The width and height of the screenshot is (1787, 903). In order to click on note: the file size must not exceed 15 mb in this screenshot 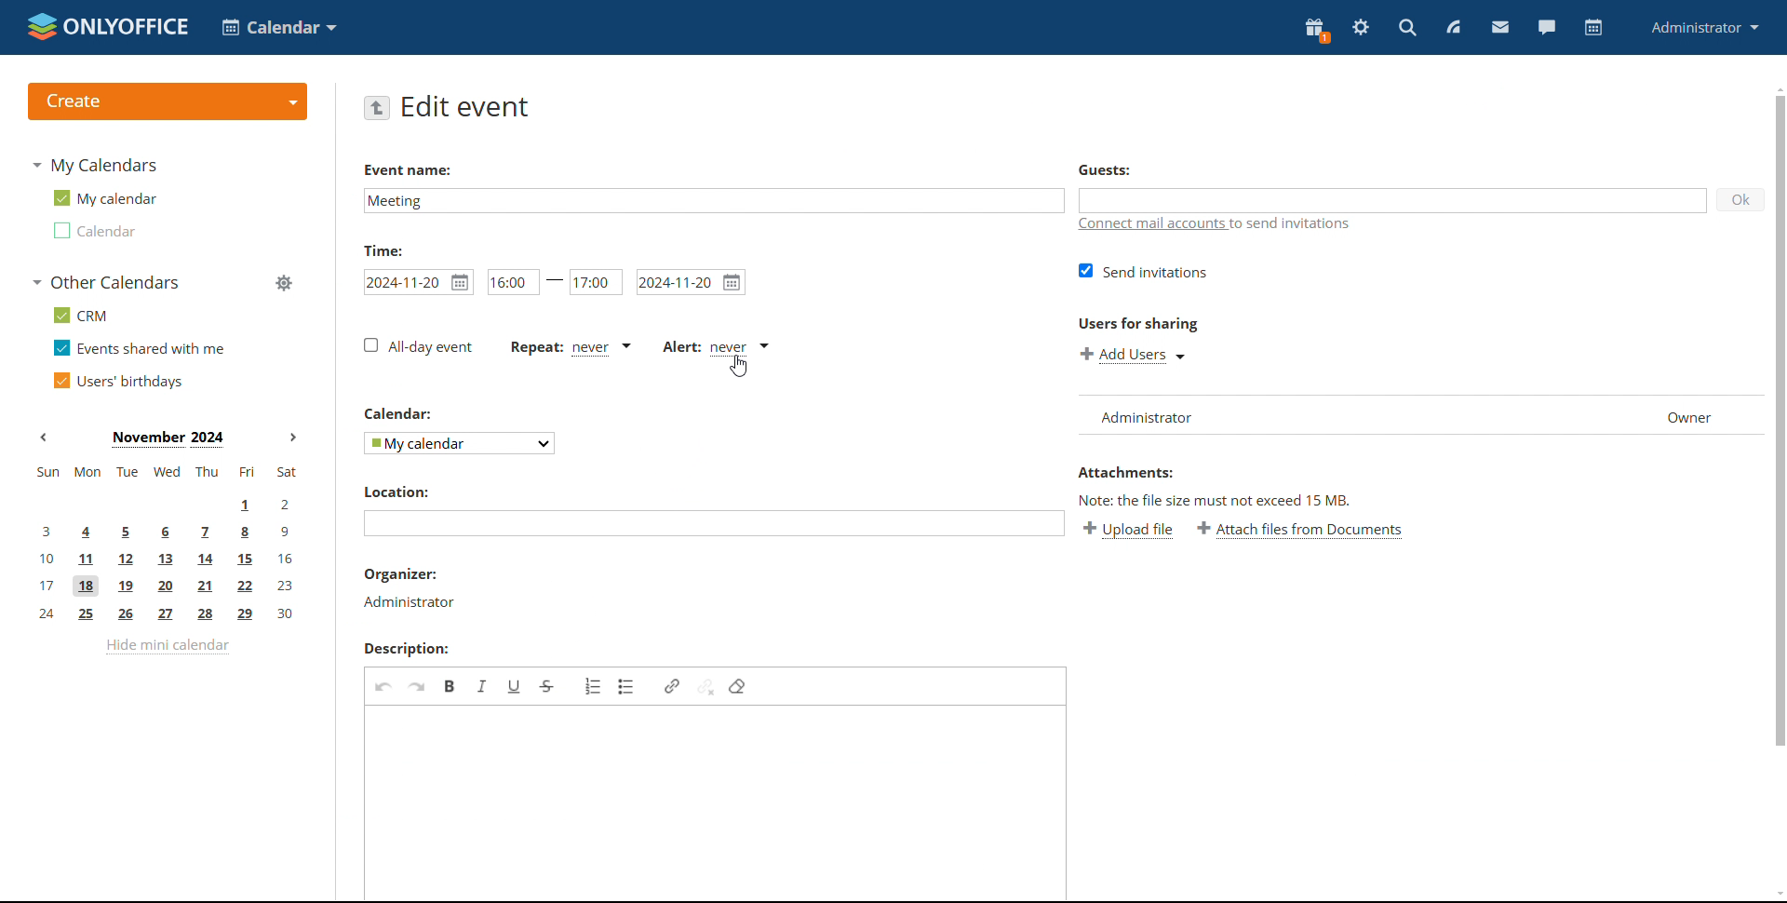, I will do `click(1216, 501)`.